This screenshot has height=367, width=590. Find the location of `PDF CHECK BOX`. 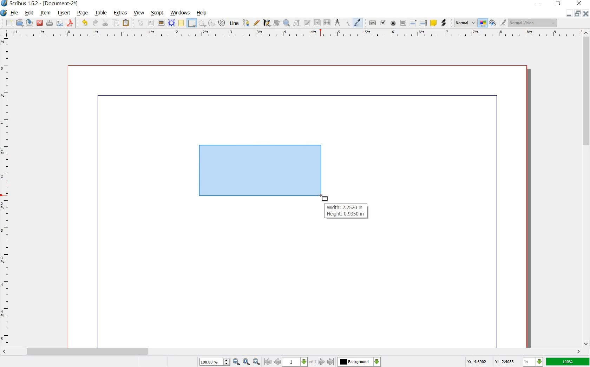

PDF CHECK BOX is located at coordinates (383, 23).